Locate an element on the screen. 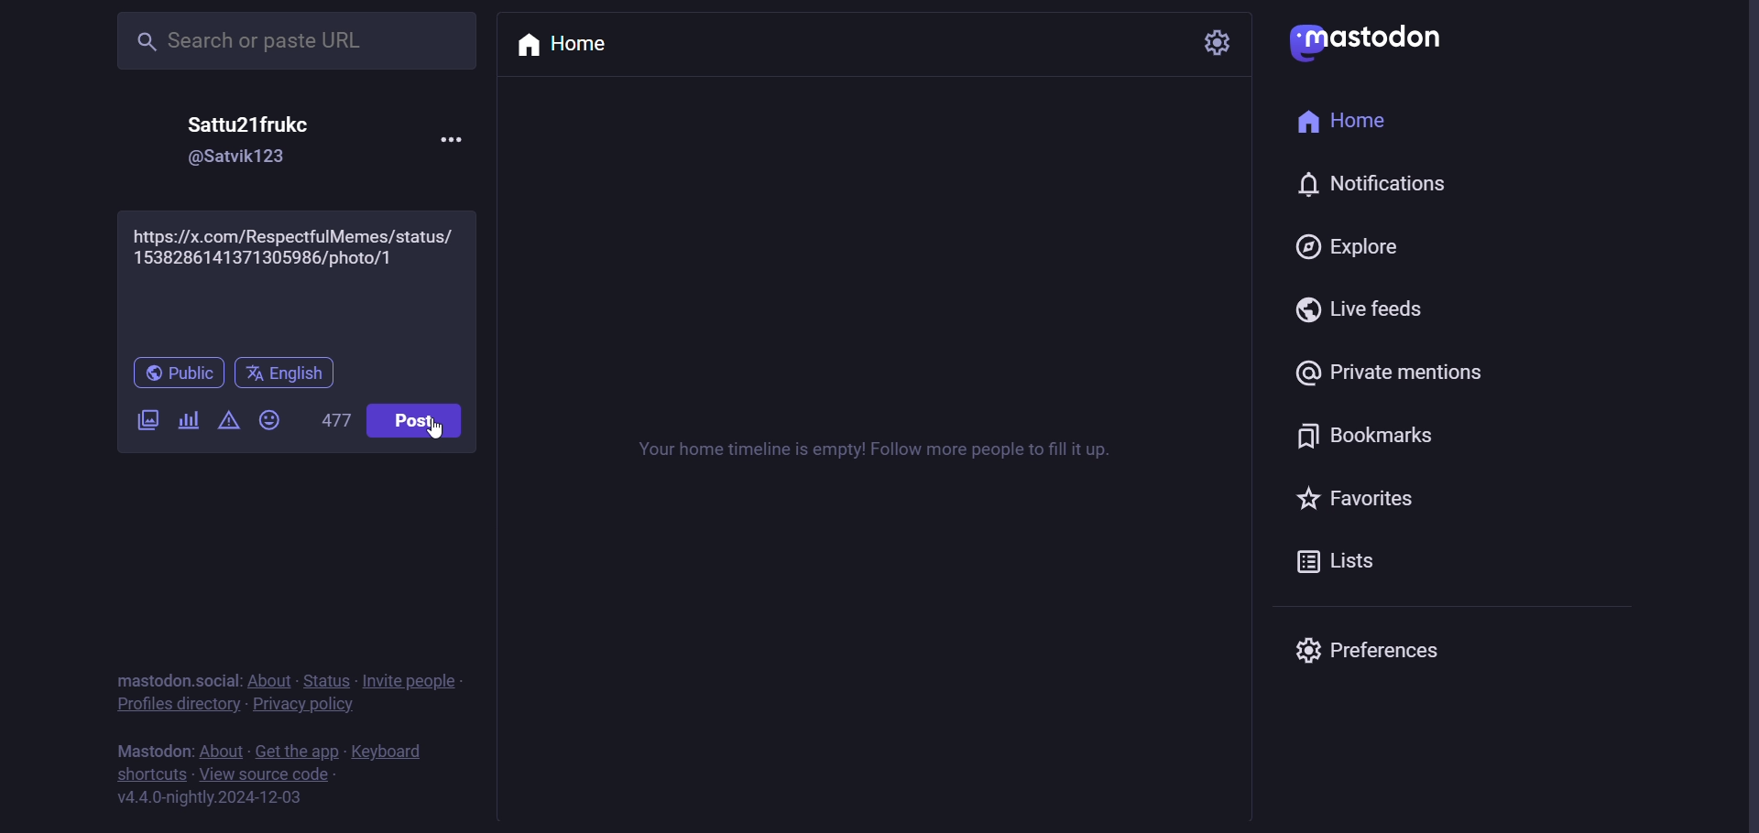 Image resolution: width=1759 pixels, height=833 pixels. about is located at coordinates (270, 682).